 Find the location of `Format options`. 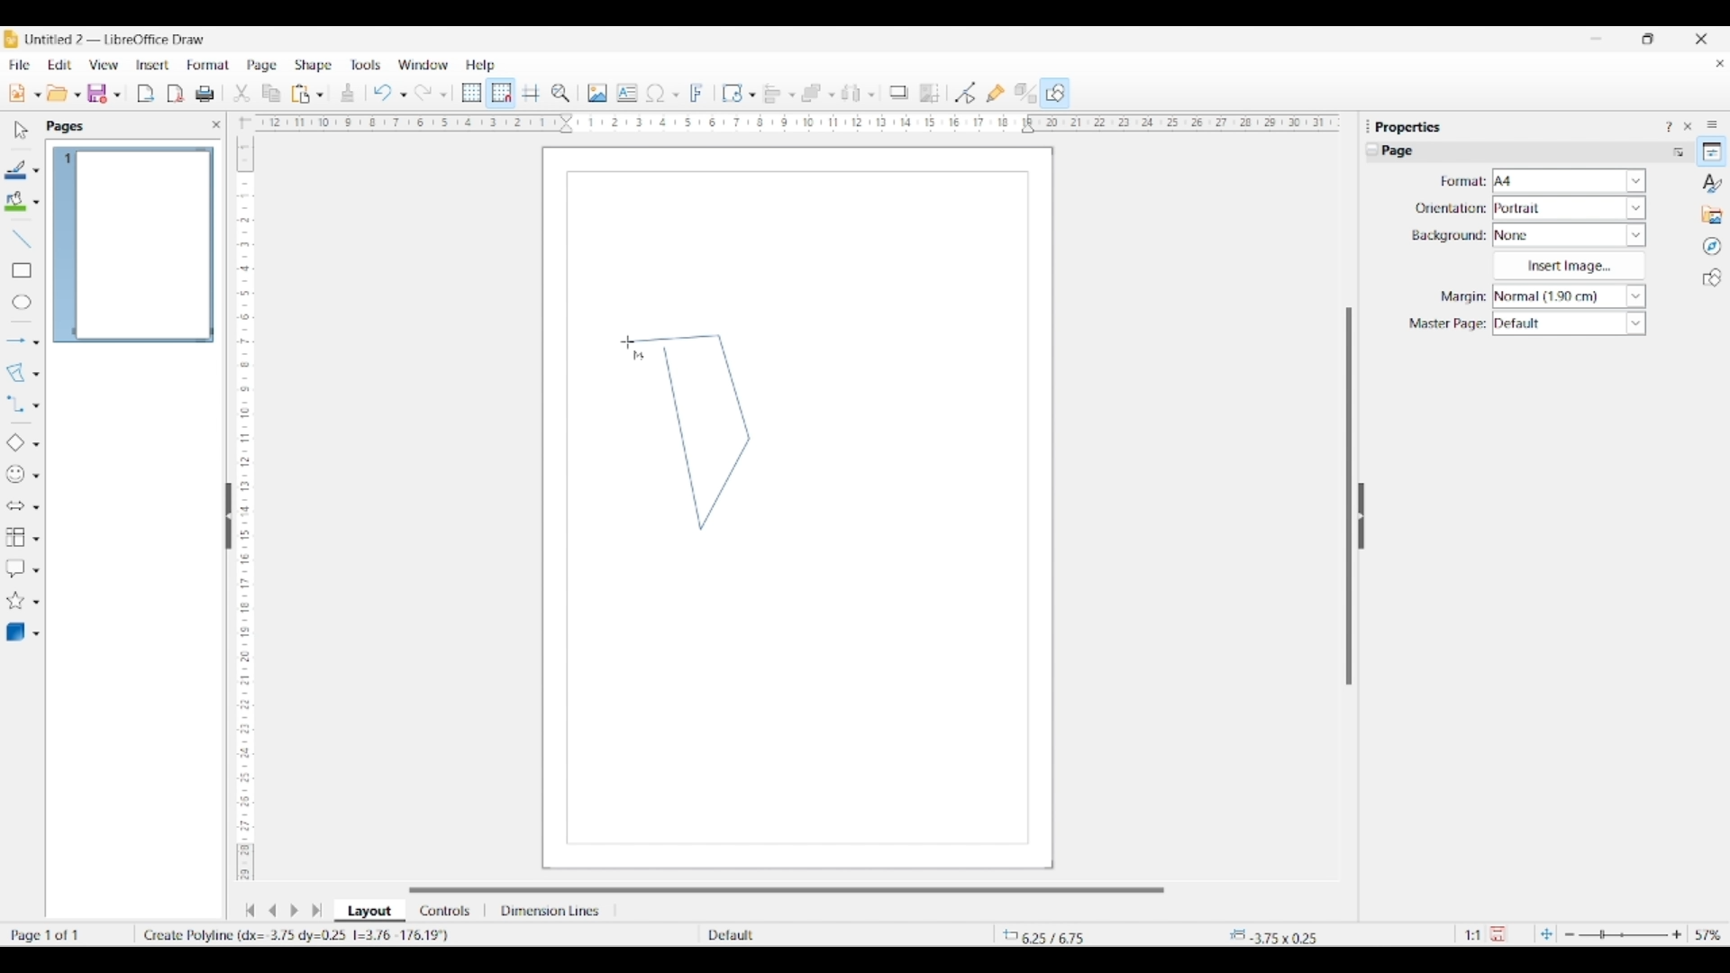

Format options is located at coordinates (1570, 180).